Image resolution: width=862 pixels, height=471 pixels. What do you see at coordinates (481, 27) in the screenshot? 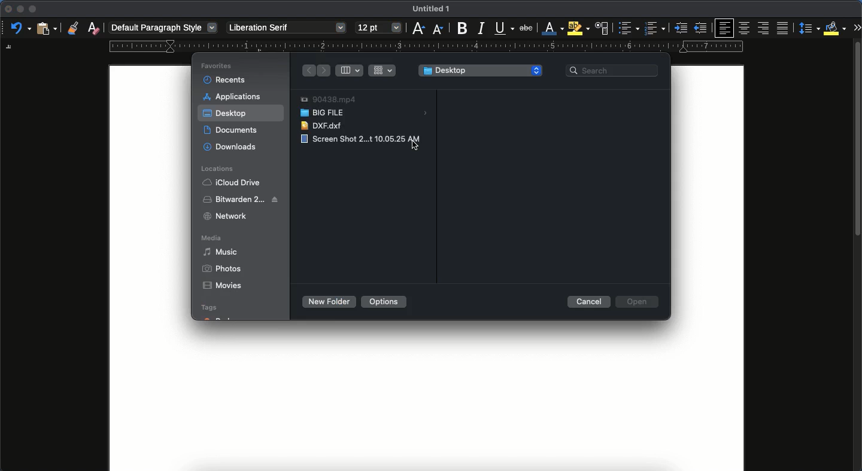
I see `italics` at bounding box center [481, 27].